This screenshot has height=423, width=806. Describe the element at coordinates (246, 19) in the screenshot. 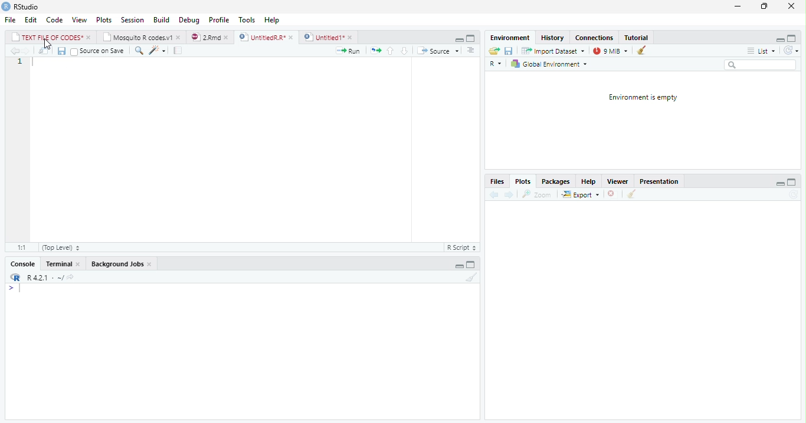

I see `Tools` at that location.